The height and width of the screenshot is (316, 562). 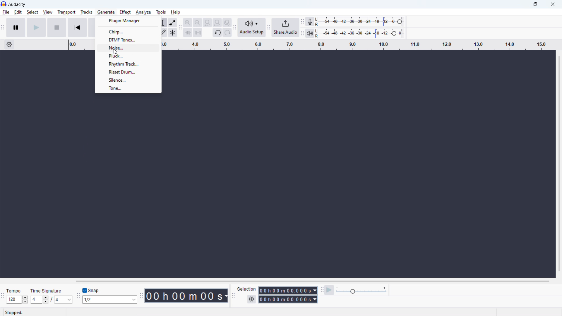 I want to click on select snapping, so click(x=110, y=300).